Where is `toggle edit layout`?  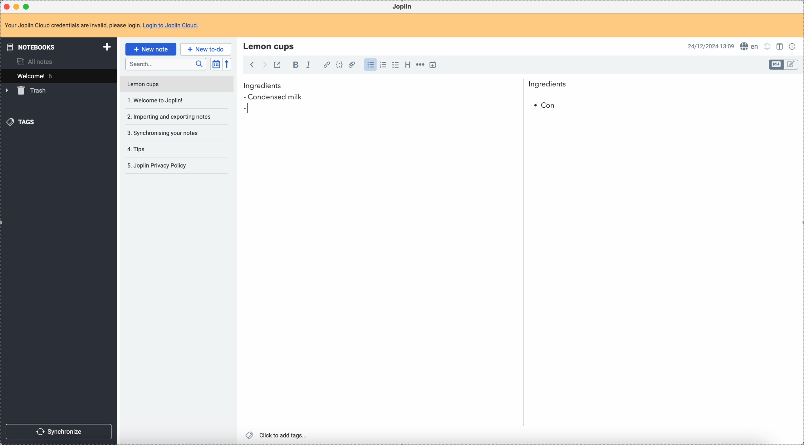
toggle edit layout is located at coordinates (792, 65).